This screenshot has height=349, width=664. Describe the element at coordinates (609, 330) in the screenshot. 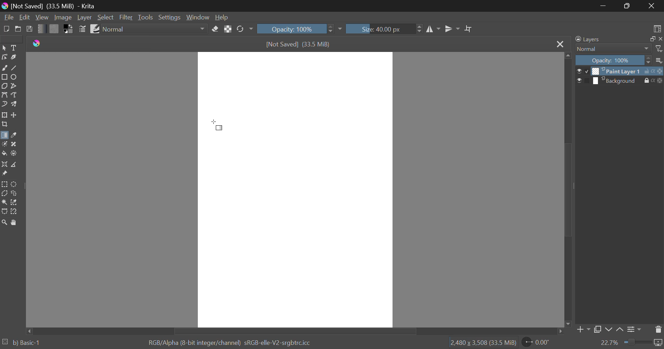

I see `Move Layer Down` at that location.